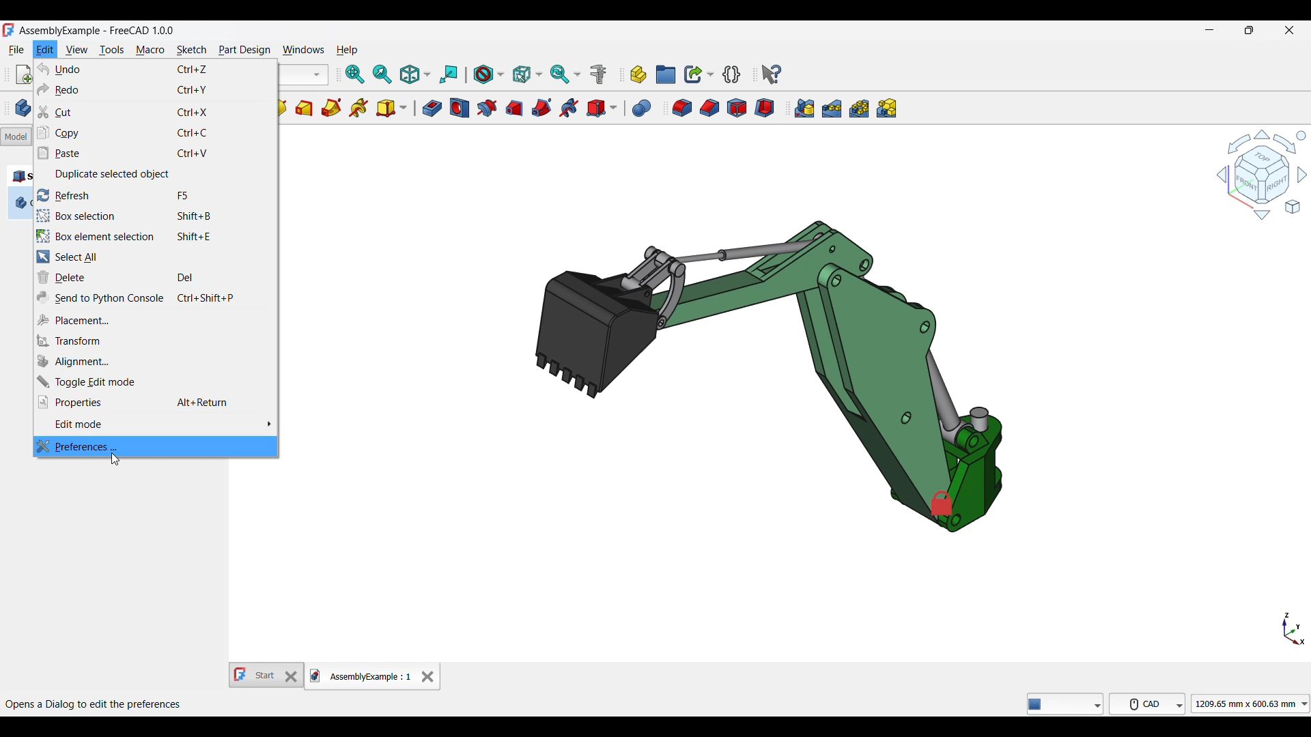 Image resolution: width=1311 pixels, height=737 pixels. Describe the element at coordinates (527, 74) in the screenshot. I see `Selection filter options` at that location.